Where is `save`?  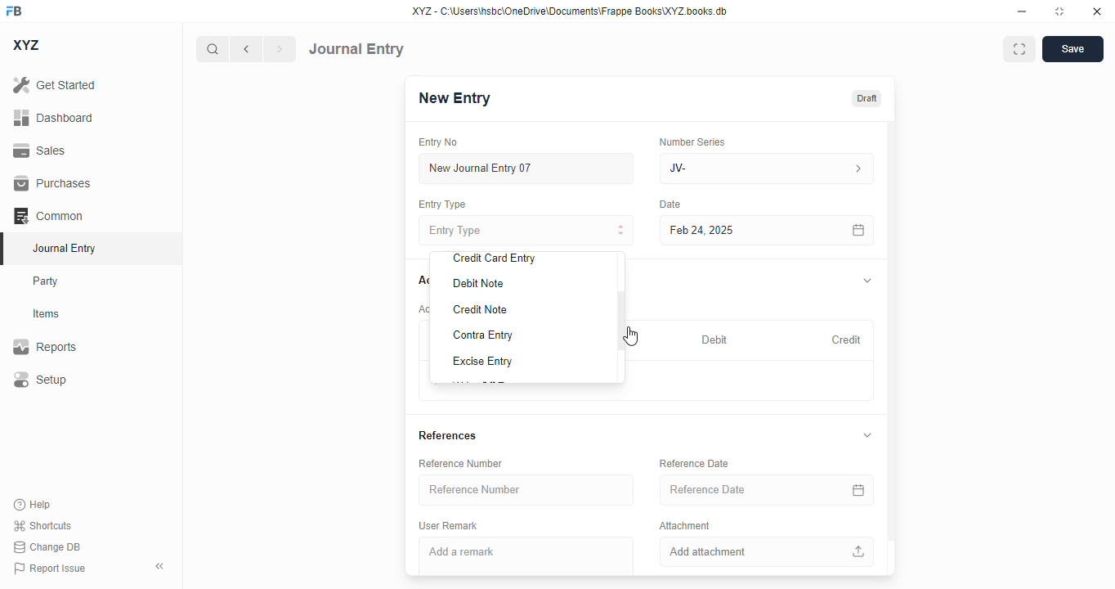 save is located at coordinates (1072, 49).